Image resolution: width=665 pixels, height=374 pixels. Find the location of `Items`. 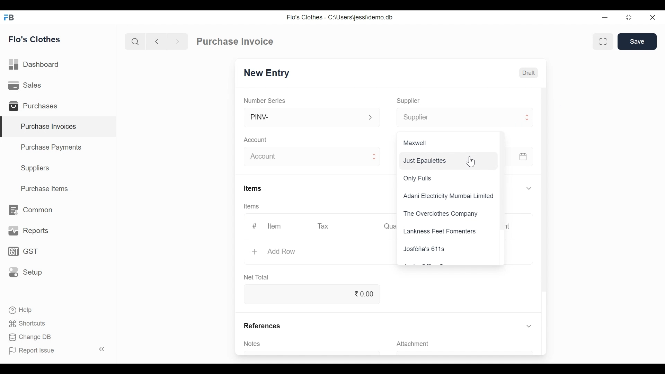

Items is located at coordinates (252, 188).